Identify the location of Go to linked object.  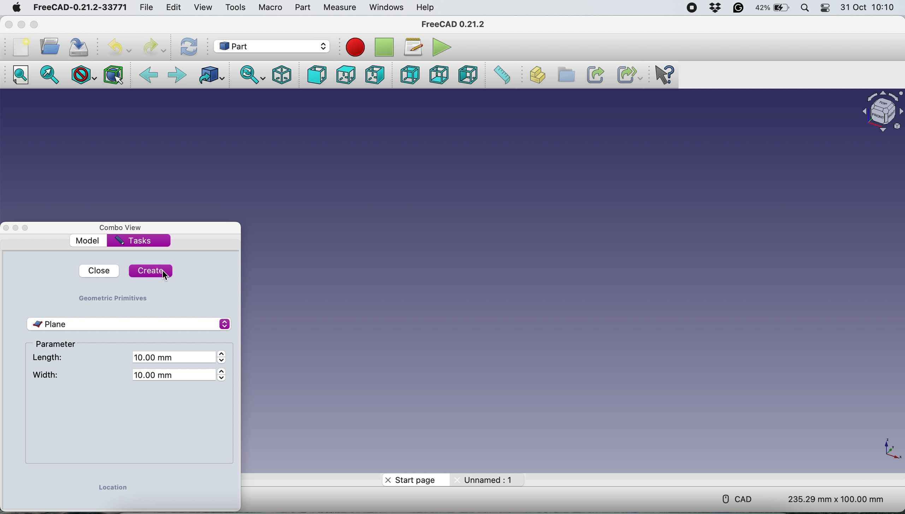
(210, 73).